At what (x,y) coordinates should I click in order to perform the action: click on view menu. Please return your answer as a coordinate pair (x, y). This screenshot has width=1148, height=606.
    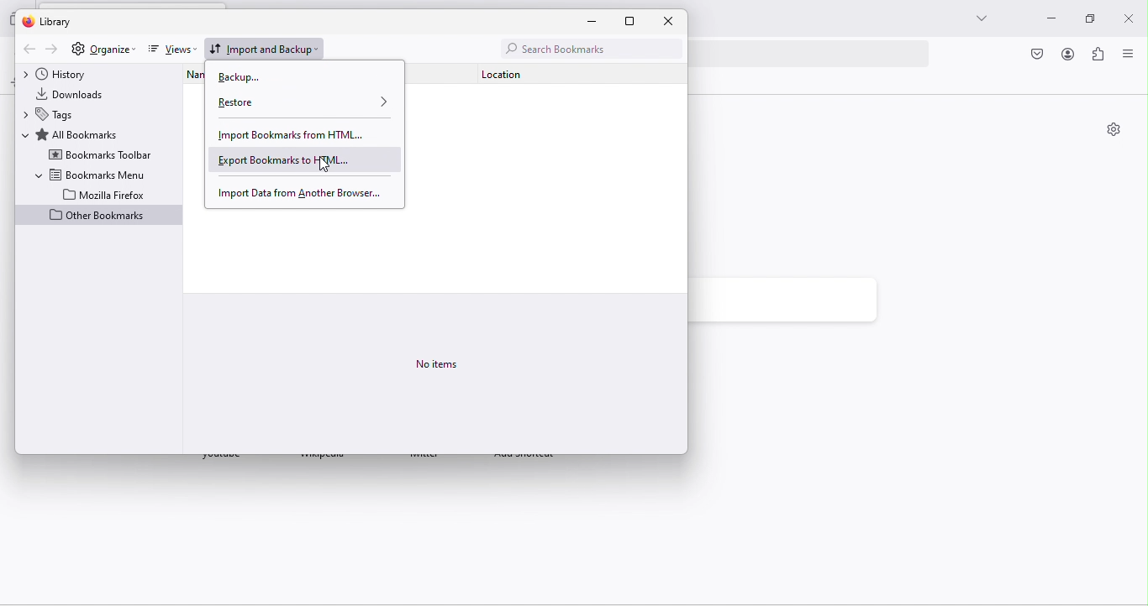
    Looking at the image, I should click on (1127, 56).